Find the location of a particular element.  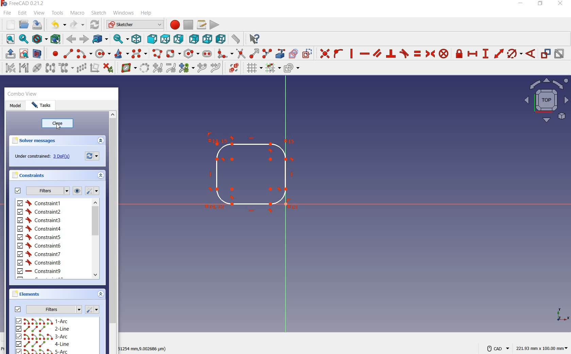

filters is located at coordinates (48, 309).